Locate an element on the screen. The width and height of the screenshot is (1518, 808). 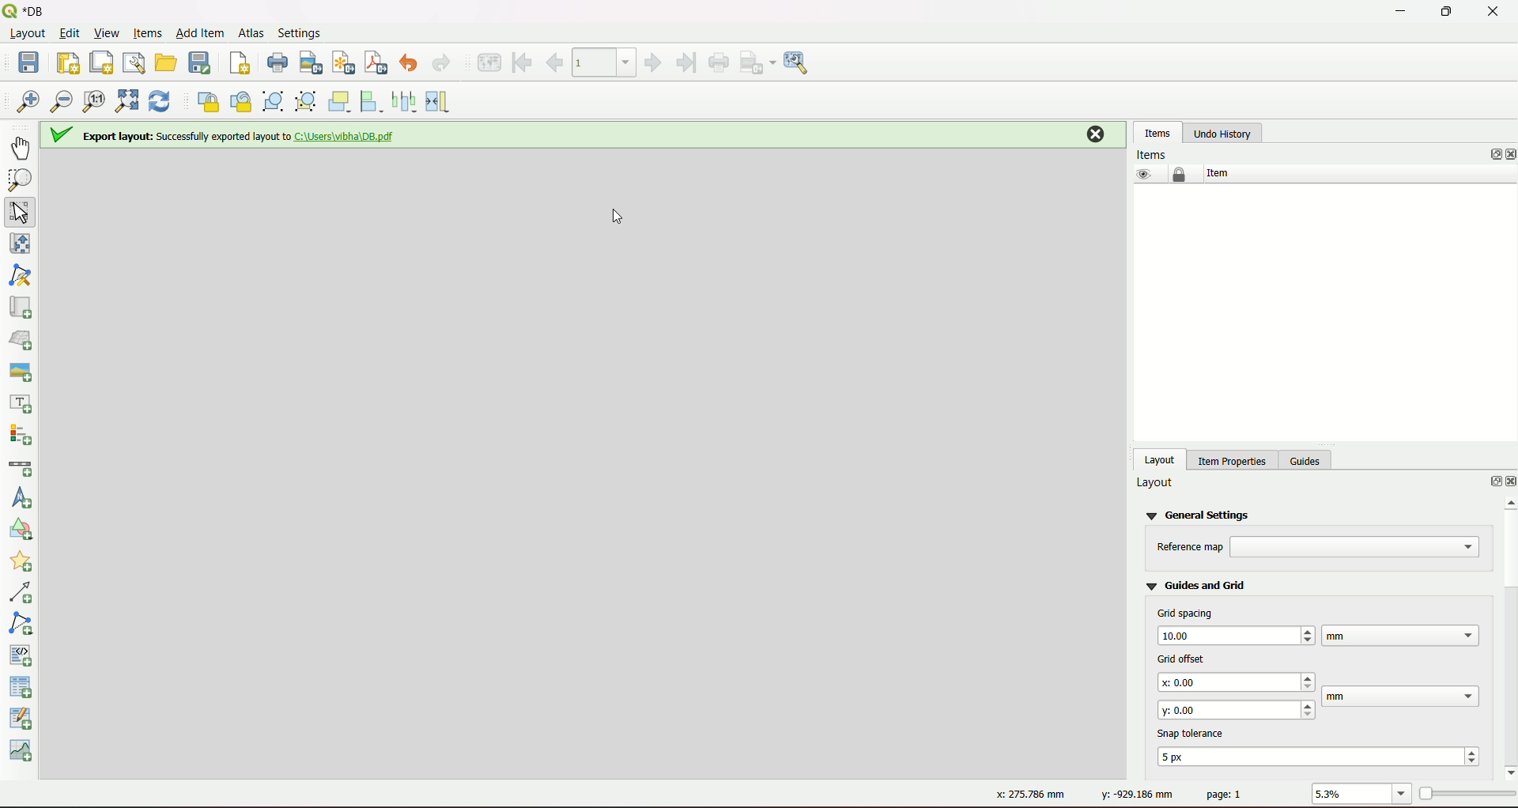
maximize is located at coordinates (1441, 12).